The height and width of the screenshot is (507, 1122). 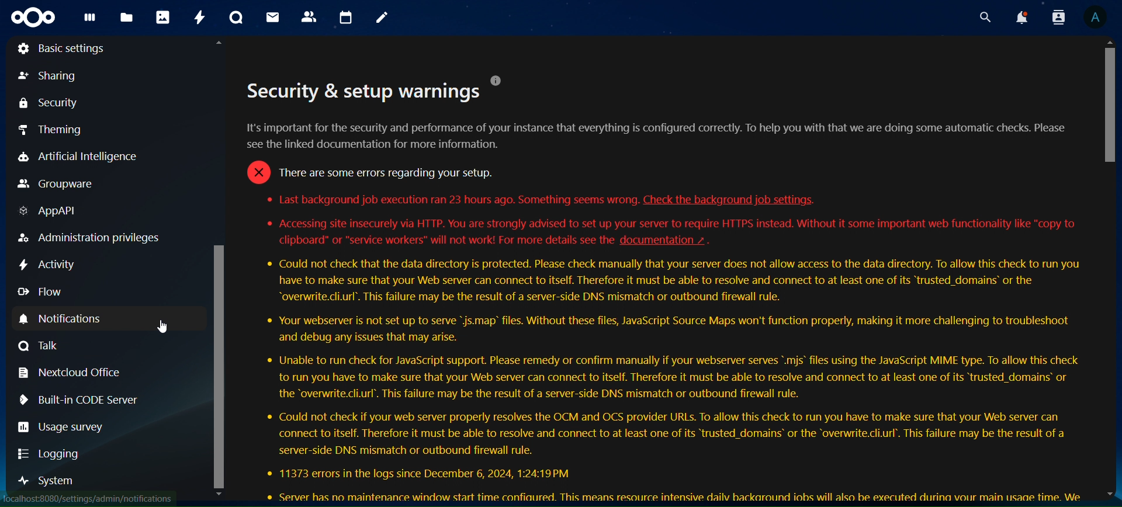 What do you see at coordinates (37, 293) in the screenshot?
I see `flow` at bounding box center [37, 293].